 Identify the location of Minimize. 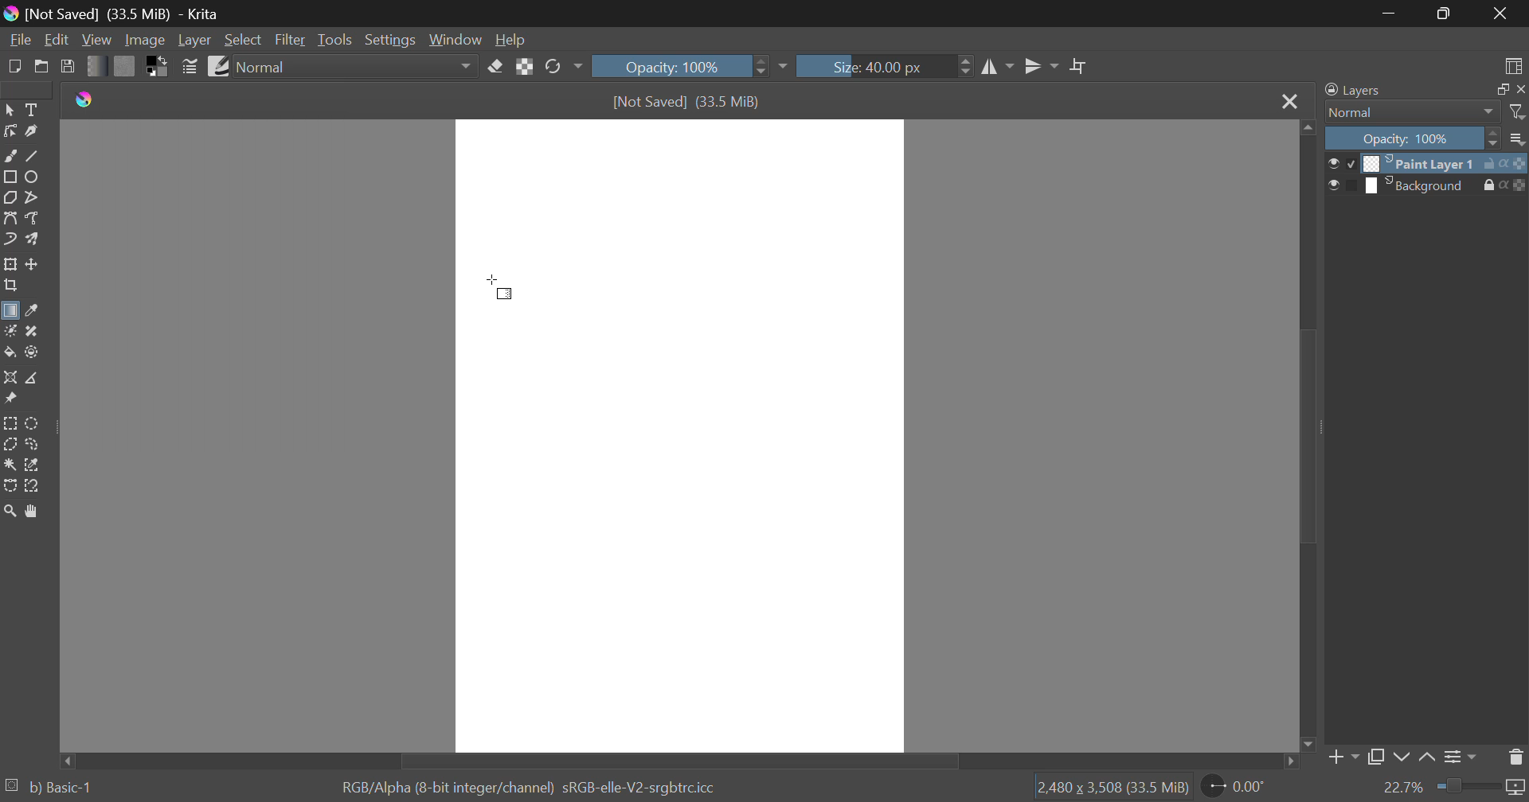
(1446, 15).